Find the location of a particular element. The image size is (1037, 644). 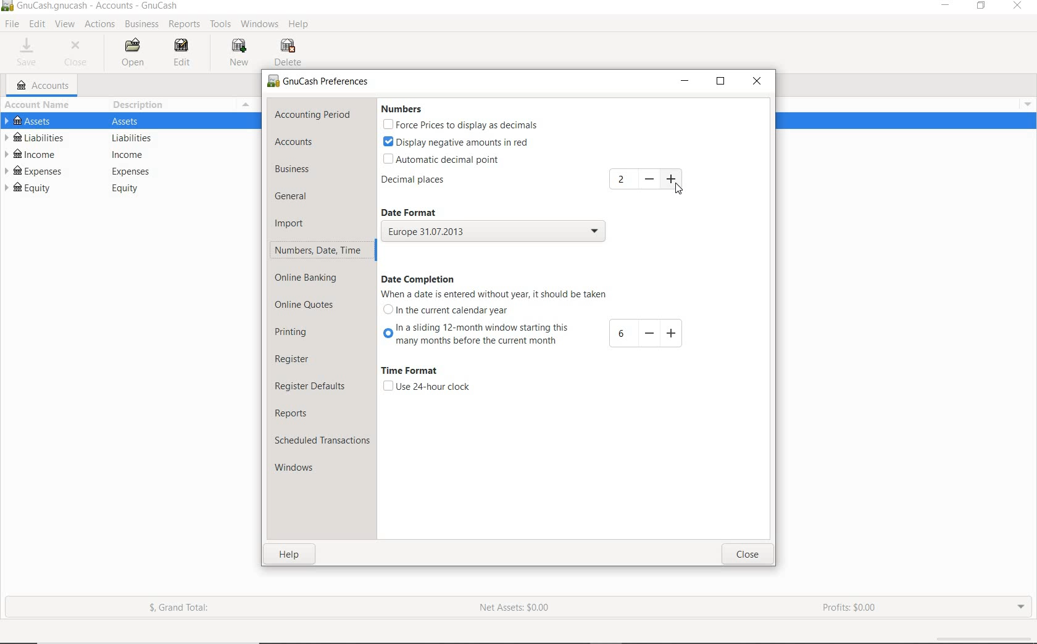

cursor is located at coordinates (677, 188).